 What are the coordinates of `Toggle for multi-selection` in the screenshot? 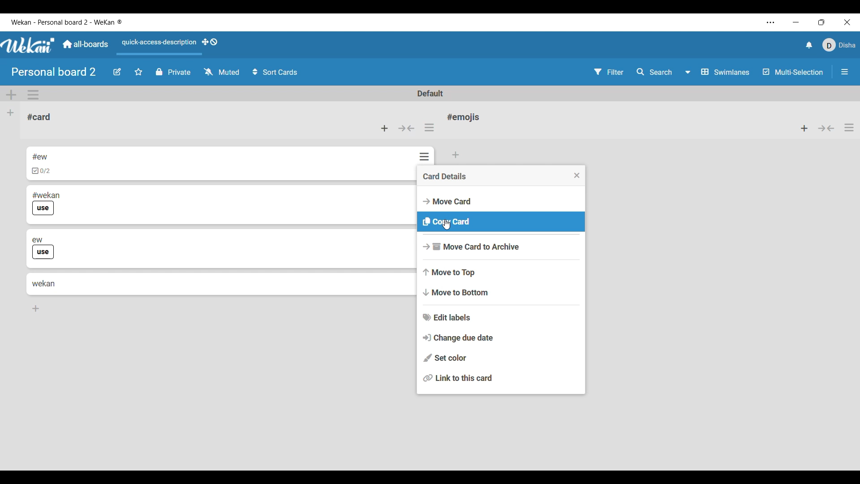 It's located at (793, 72).